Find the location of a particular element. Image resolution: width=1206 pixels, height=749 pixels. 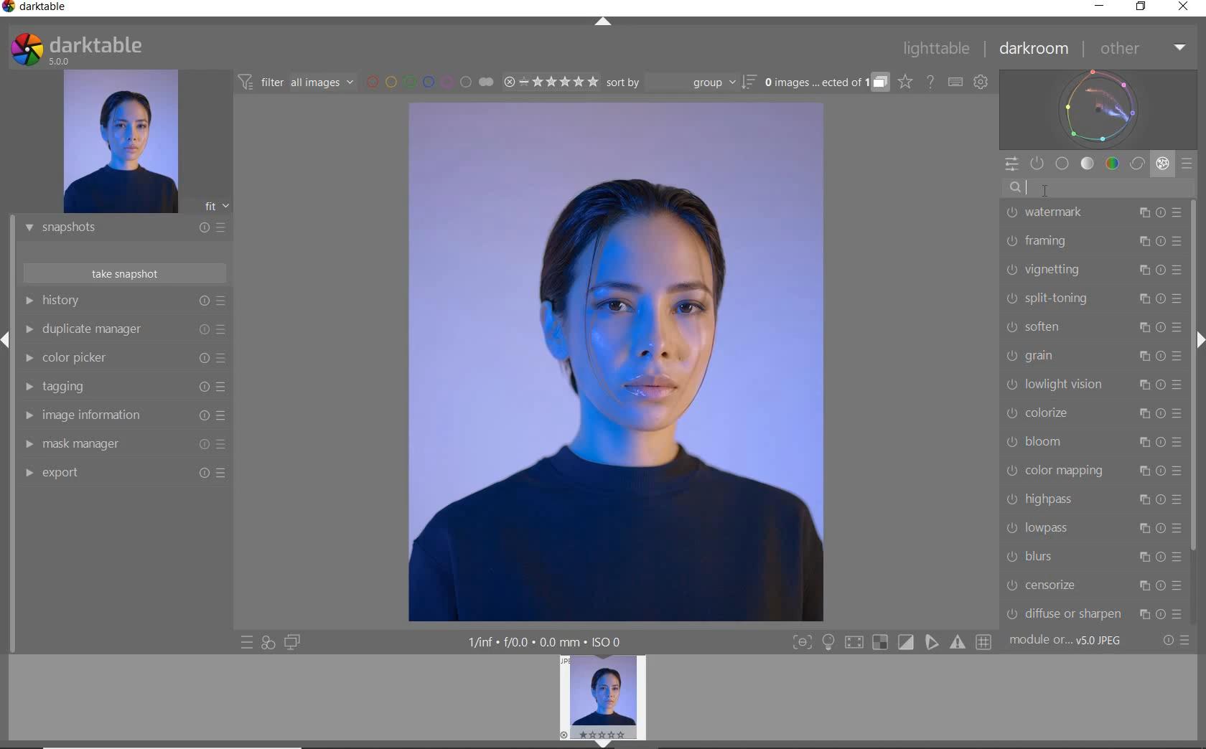

COLORIZE is located at coordinates (1093, 413).